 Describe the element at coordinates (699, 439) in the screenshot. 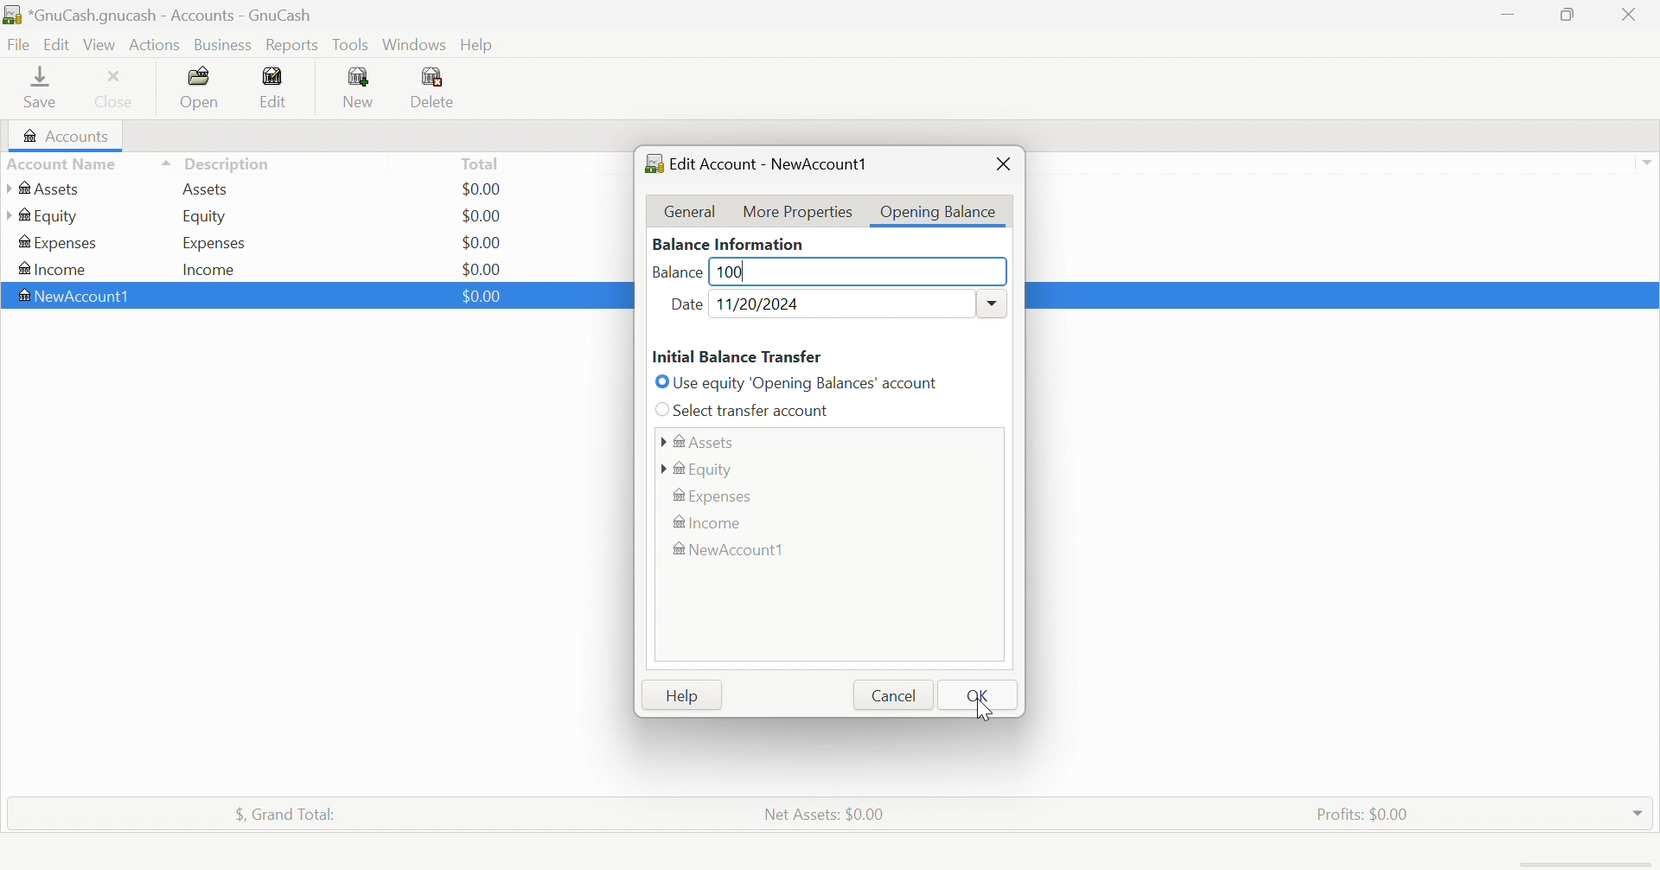

I see `Assets` at that location.